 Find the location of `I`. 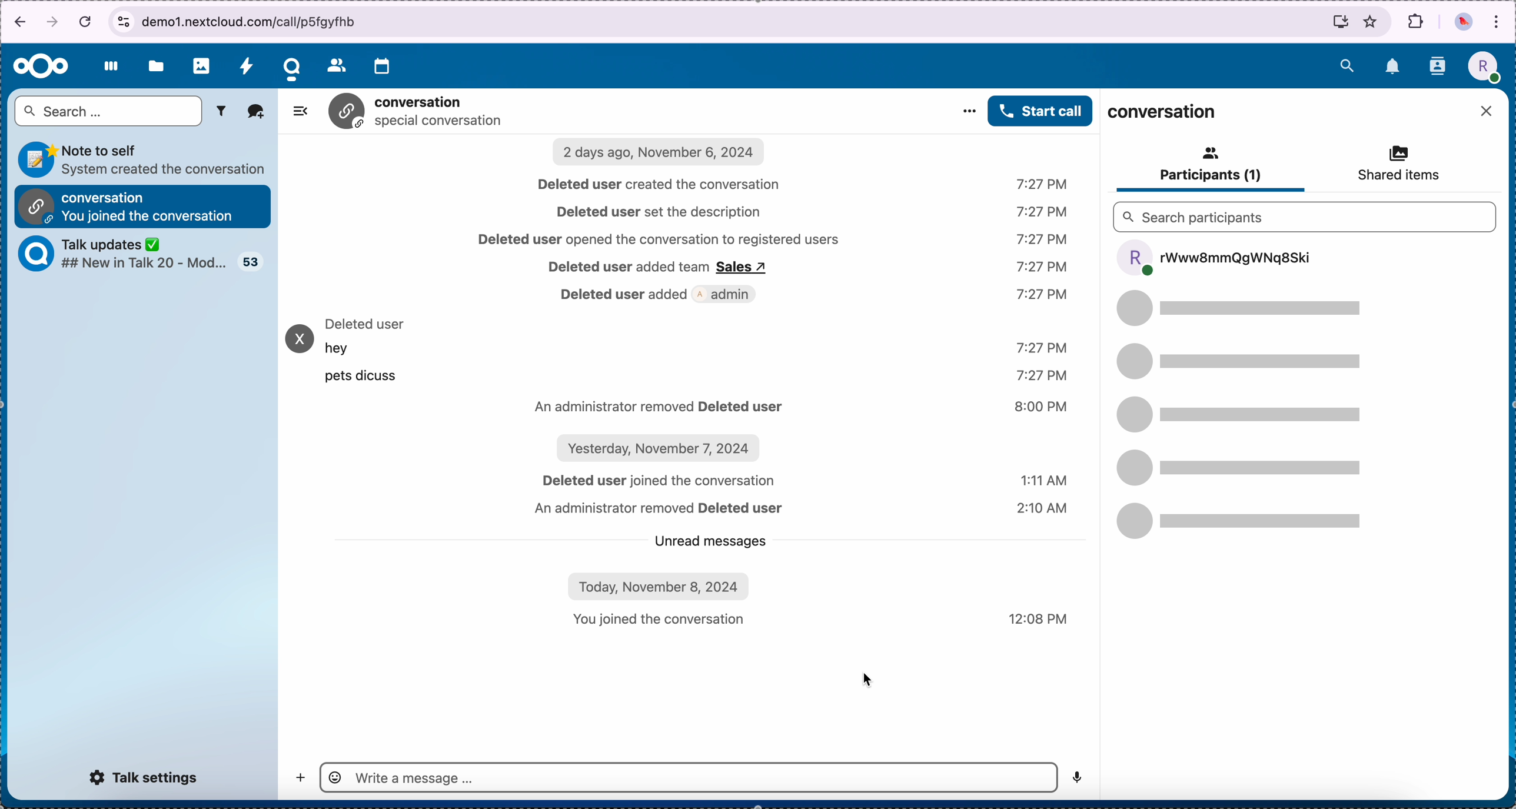

I is located at coordinates (680, 196).